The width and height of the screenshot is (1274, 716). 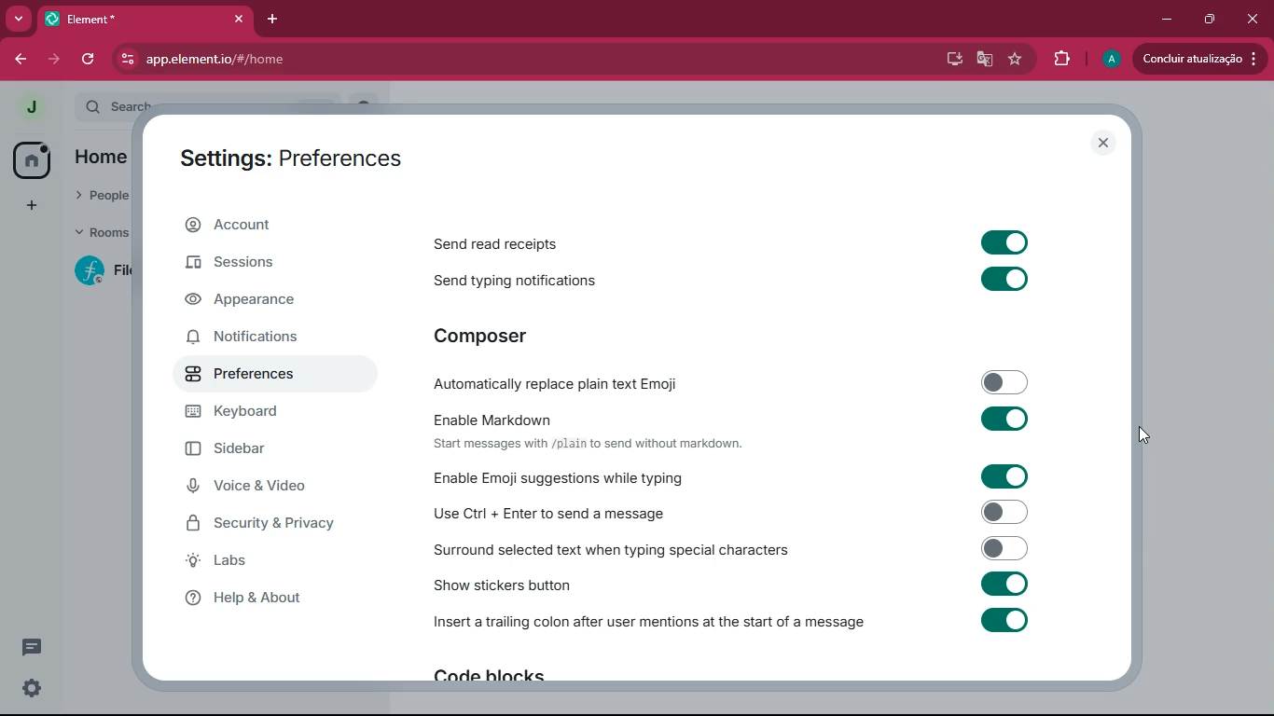 I want to click on composer , so click(x=492, y=337).